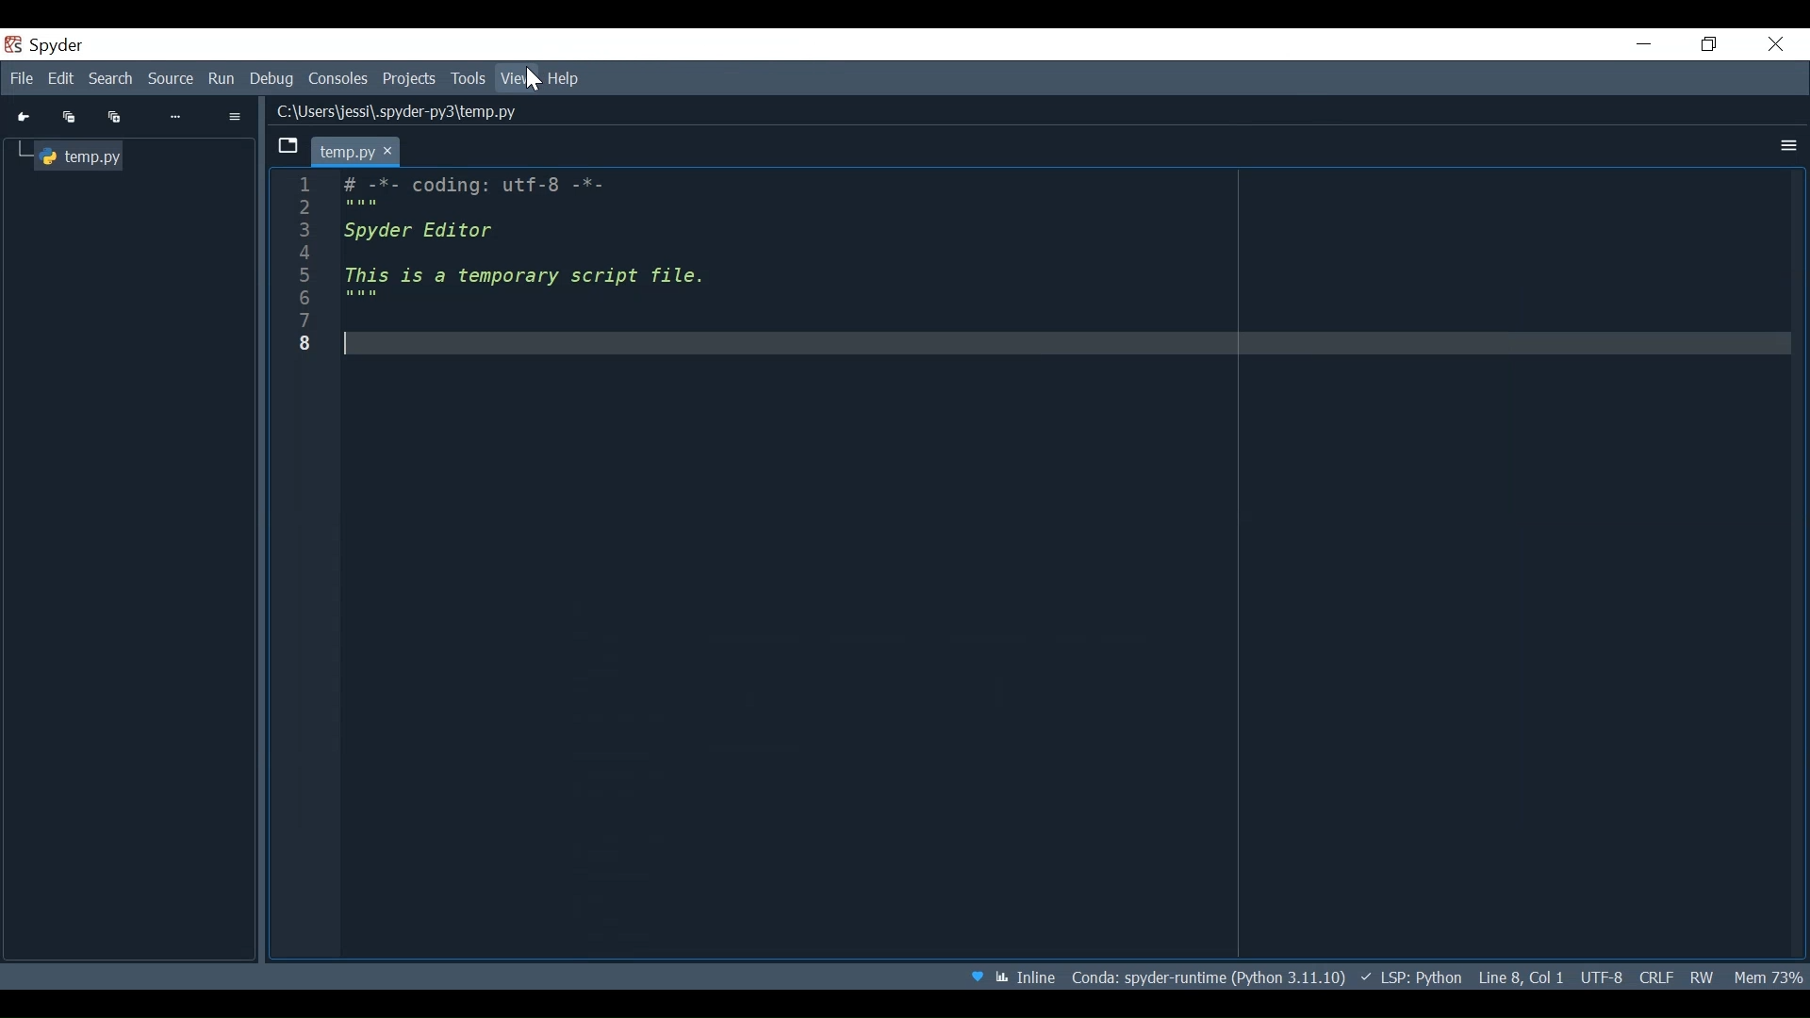 This screenshot has width=1810, height=1018. What do you see at coordinates (173, 79) in the screenshot?
I see `Source` at bounding box center [173, 79].